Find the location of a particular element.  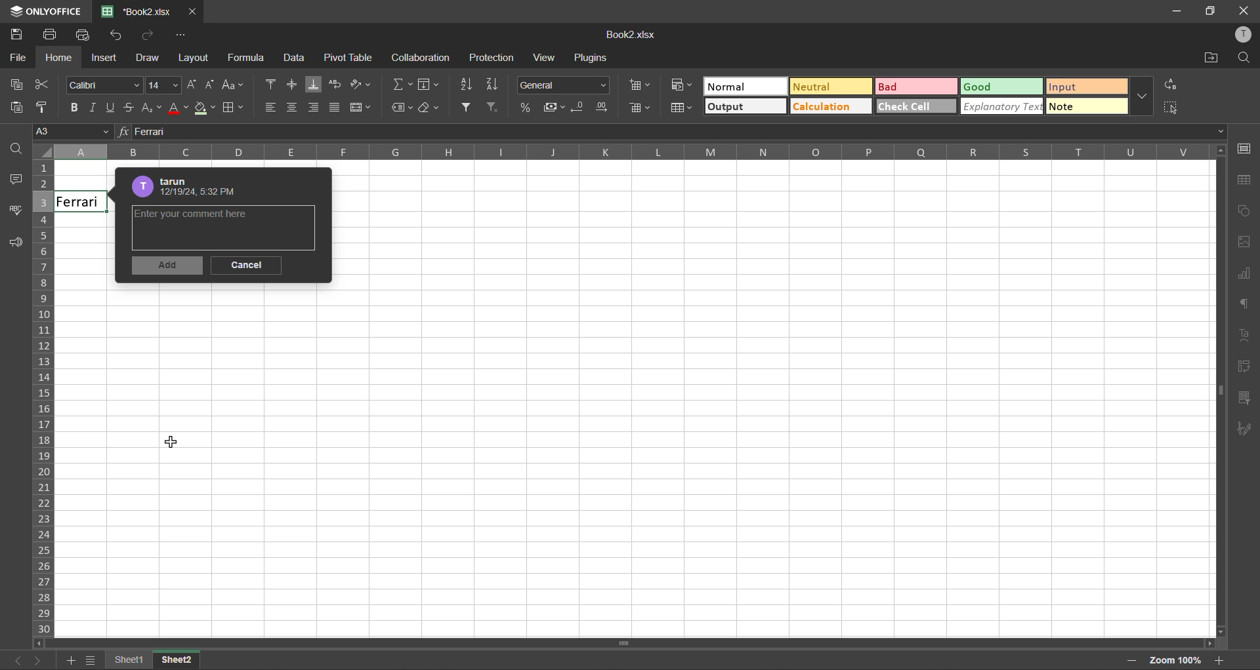

Horizontal Scrollbar is located at coordinates (1213, 395).